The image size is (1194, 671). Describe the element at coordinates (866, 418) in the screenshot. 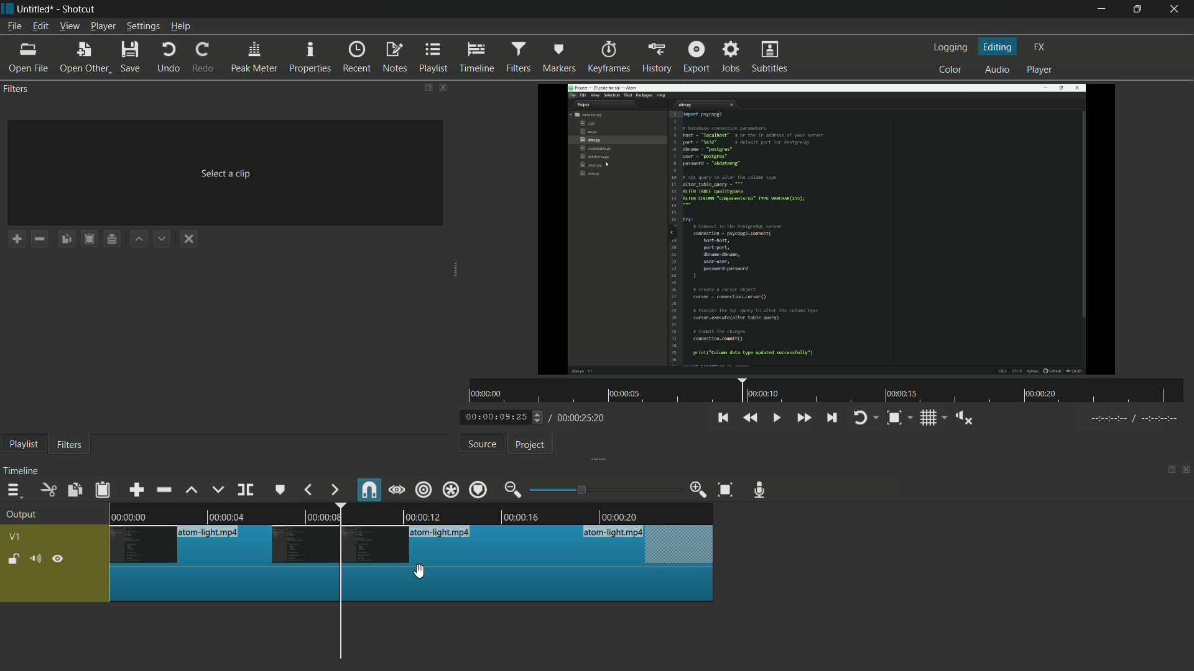

I see `toggle player looping` at that location.